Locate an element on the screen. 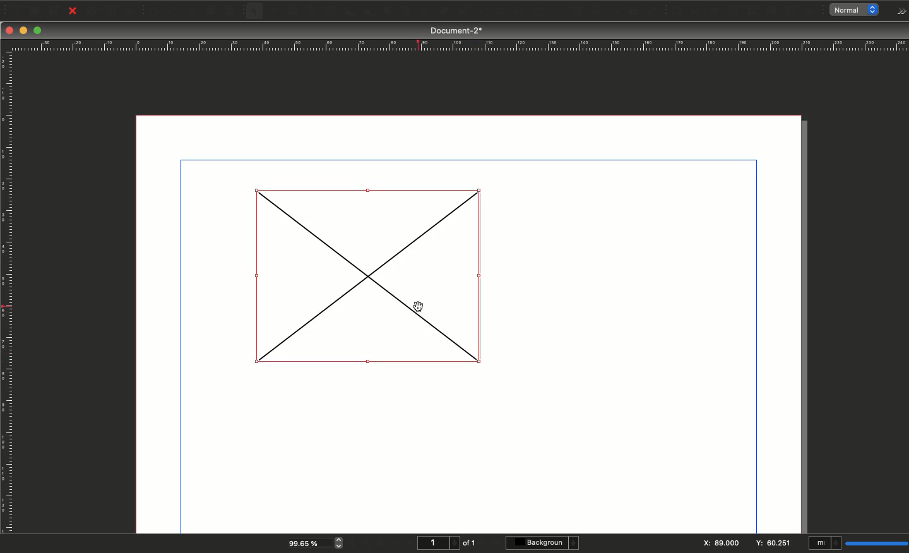 This screenshot has width=909, height=553. Freehand line is located at coordinates (460, 12).